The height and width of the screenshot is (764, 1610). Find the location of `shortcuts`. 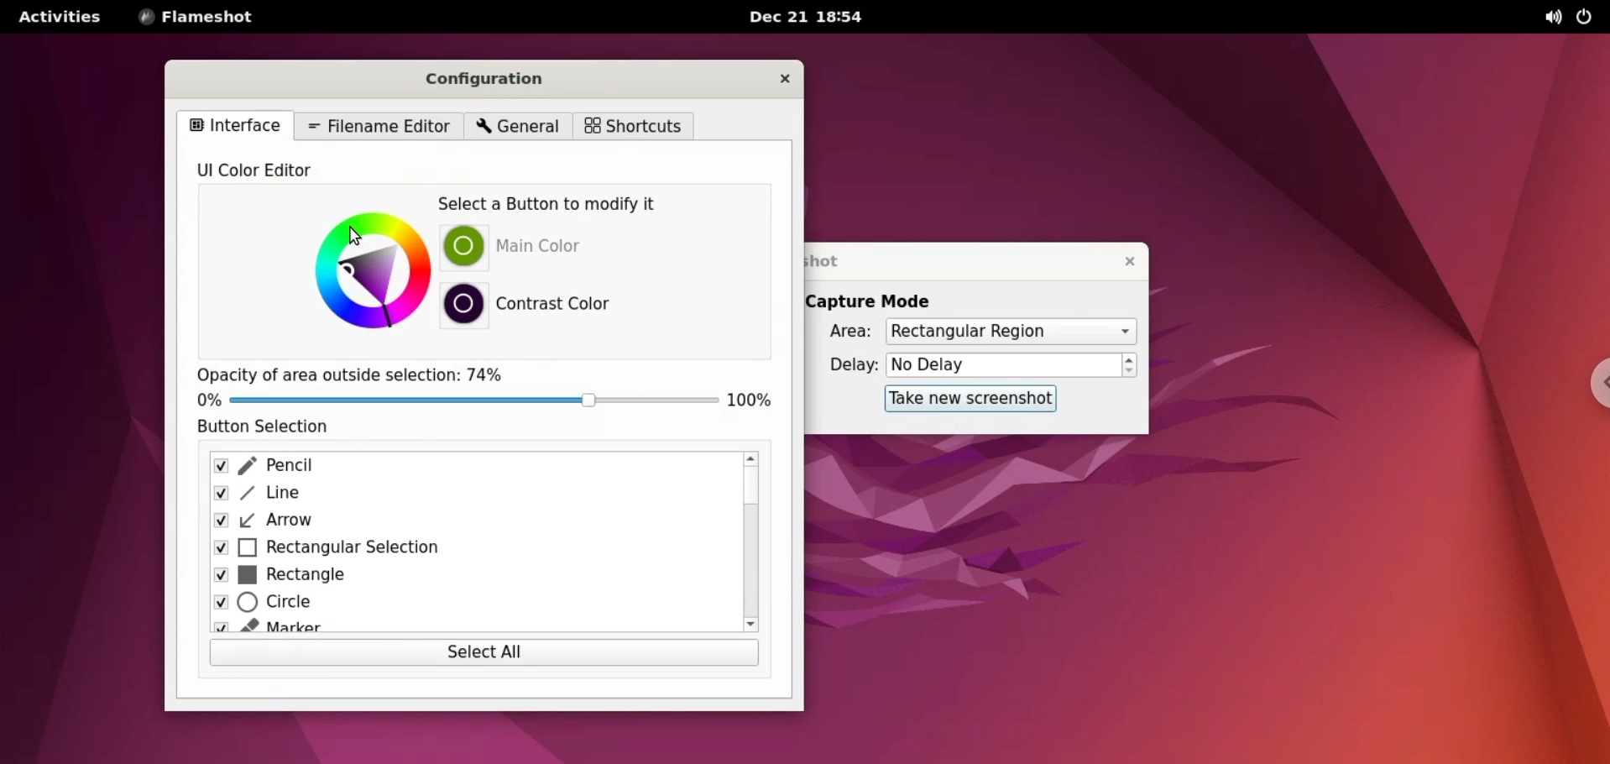

shortcuts is located at coordinates (634, 127).